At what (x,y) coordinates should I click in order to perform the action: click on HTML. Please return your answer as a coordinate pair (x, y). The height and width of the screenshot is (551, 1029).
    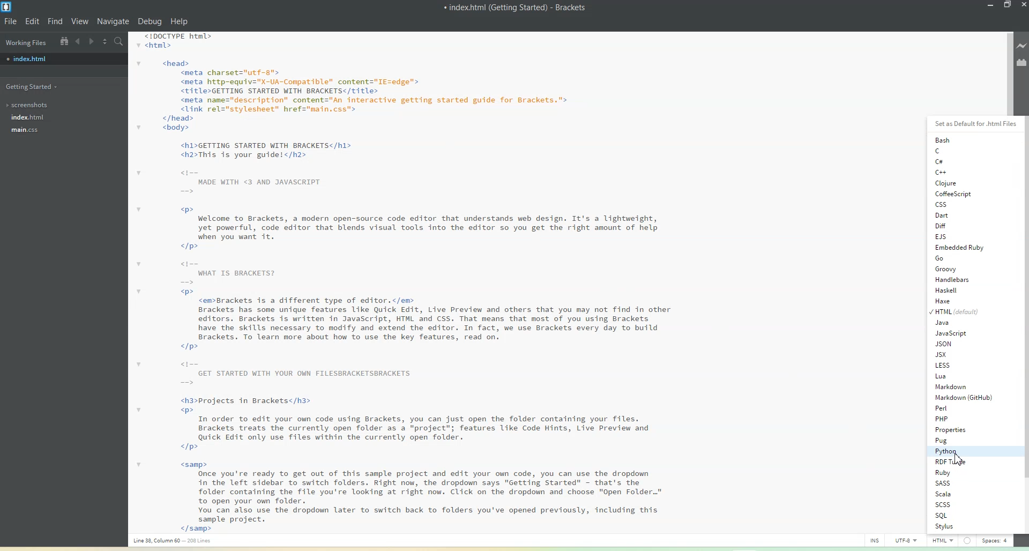
    Looking at the image, I should click on (943, 540).